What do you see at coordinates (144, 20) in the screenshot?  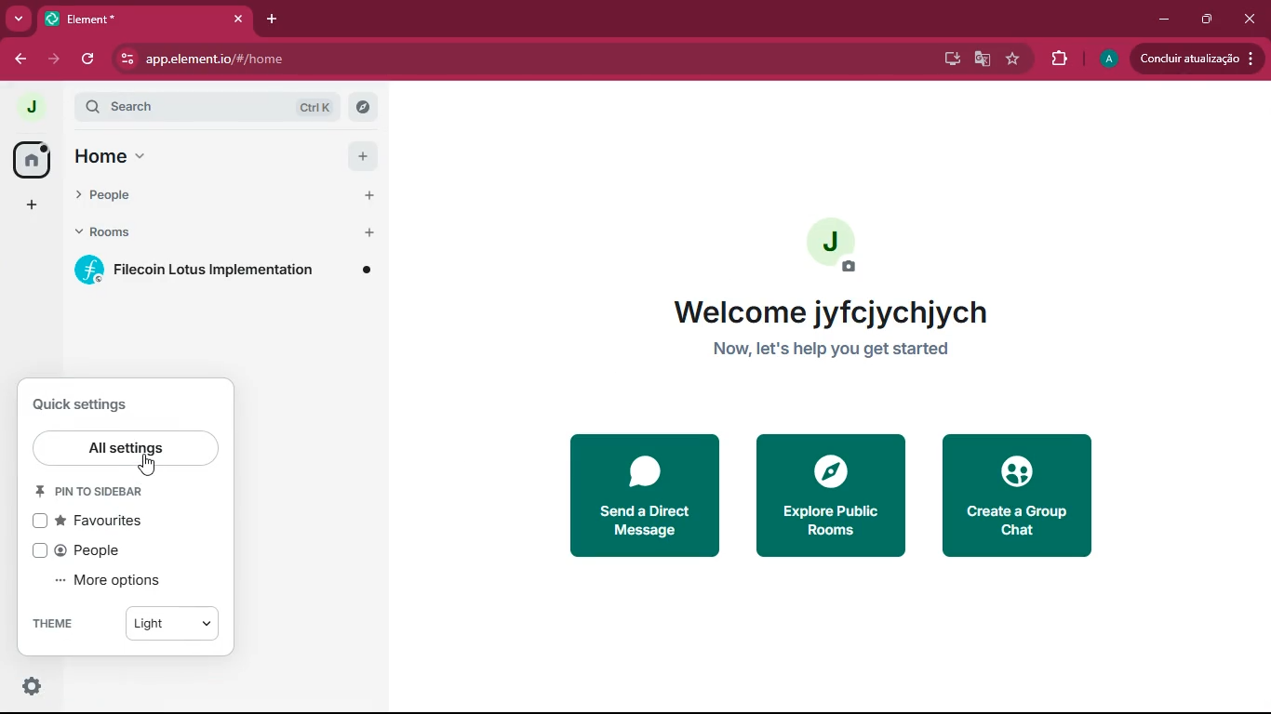 I see `element` at bounding box center [144, 20].